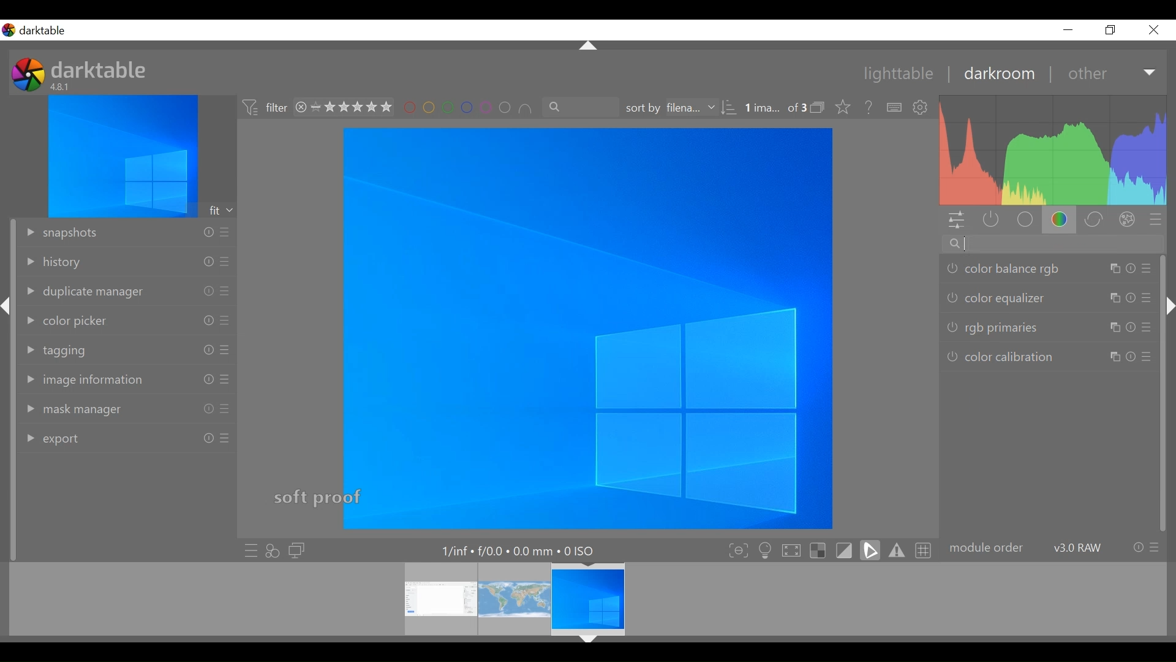  What do you see at coordinates (297, 550) in the screenshot?
I see `display a second darkroom image window` at bounding box center [297, 550].